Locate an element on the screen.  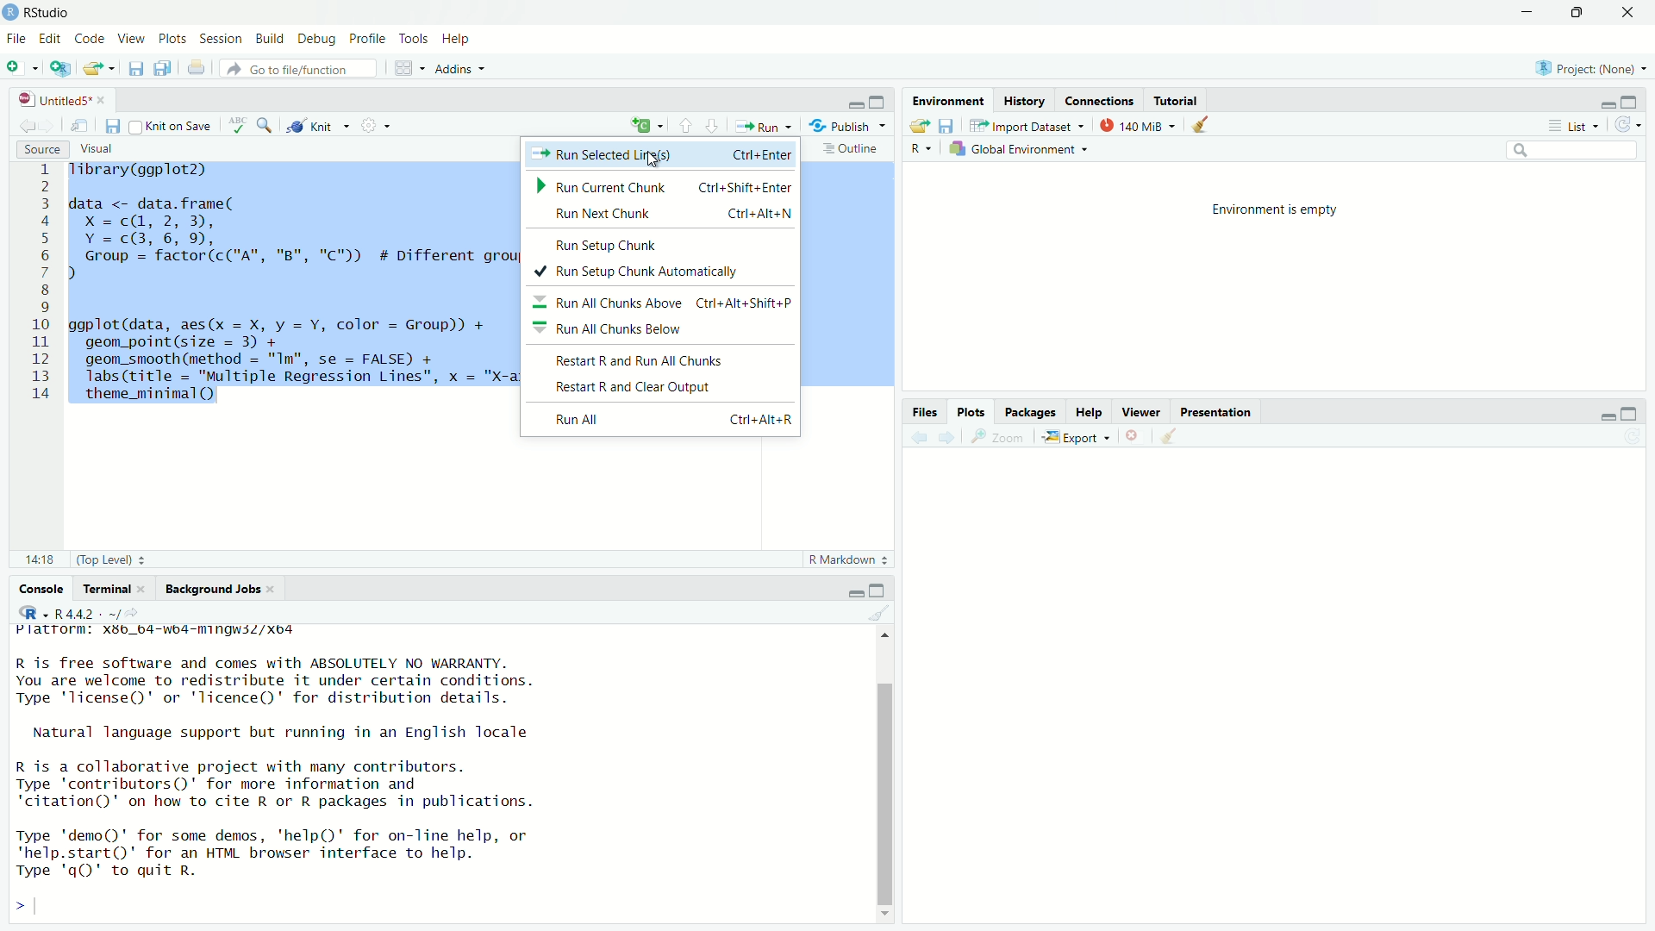
minimise is located at coordinates (1527, 10).